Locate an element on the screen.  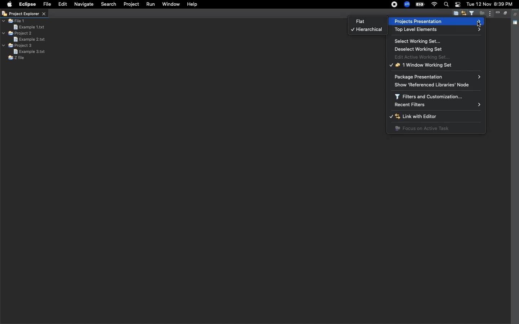
Internet is located at coordinates (434, 4).